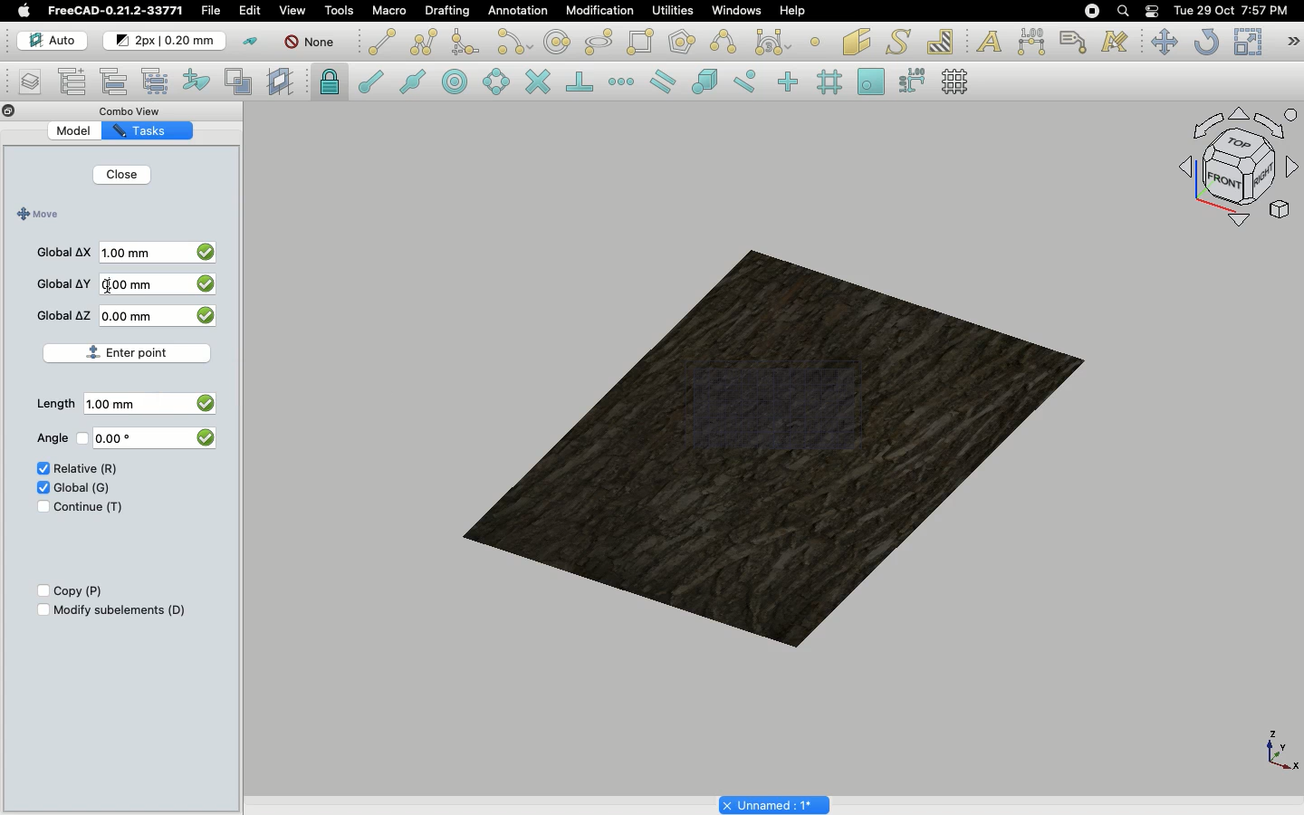  I want to click on Global, so click(83, 486).